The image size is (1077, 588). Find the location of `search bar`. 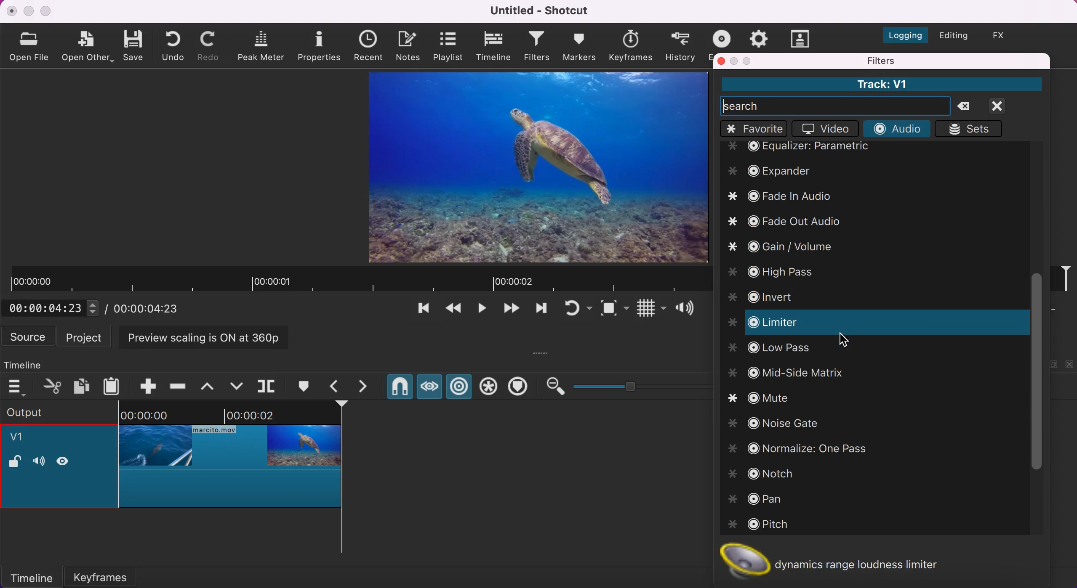

search bar is located at coordinates (835, 106).